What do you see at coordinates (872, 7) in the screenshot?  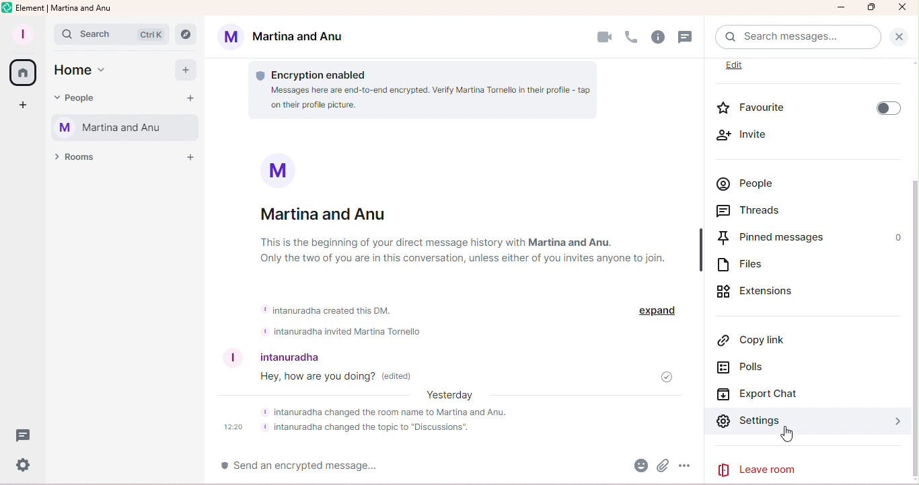 I see `Maximize` at bounding box center [872, 7].